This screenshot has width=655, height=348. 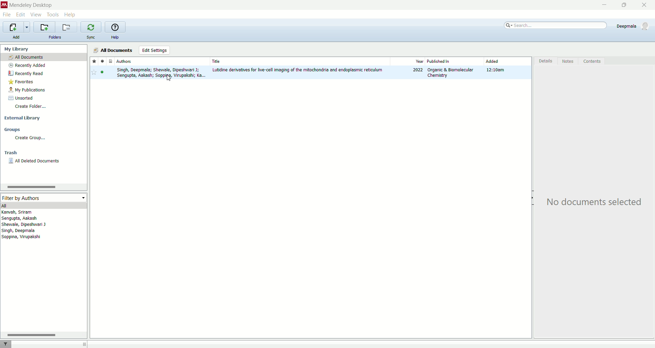 I want to click on create folder, so click(x=44, y=107).